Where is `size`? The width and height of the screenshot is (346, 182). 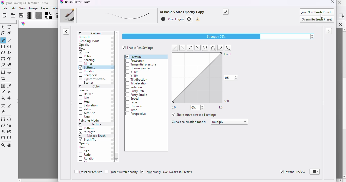 size is located at coordinates (85, 52).